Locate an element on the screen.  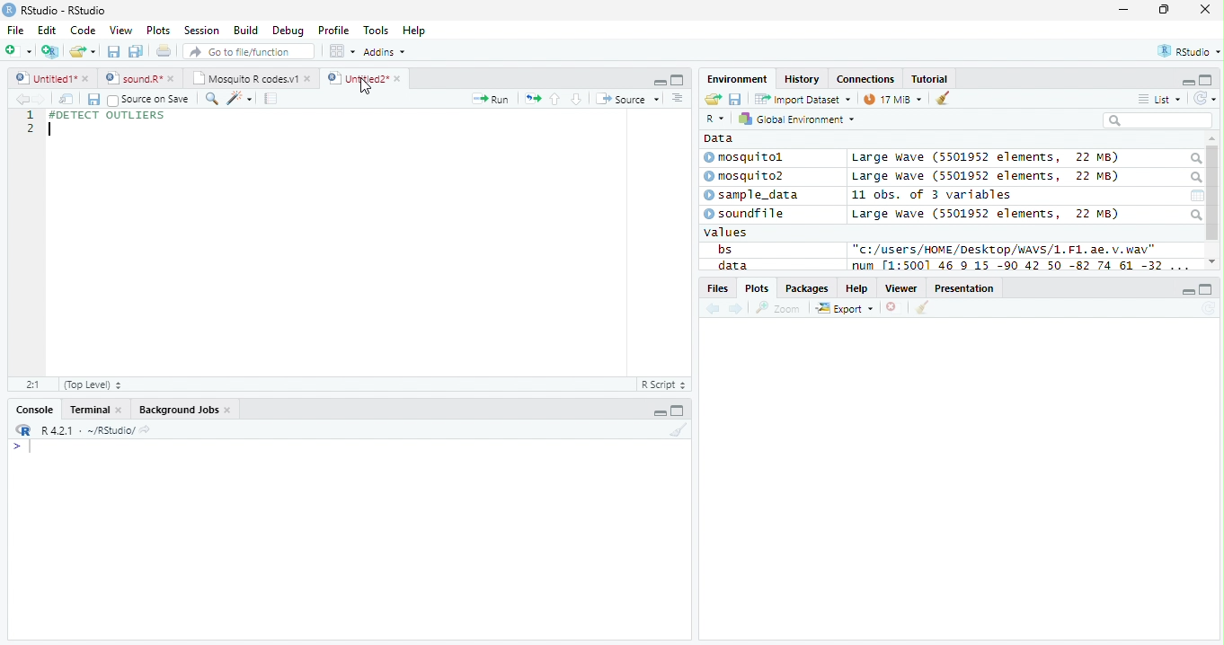
Session is located at coordinates (201, 30).